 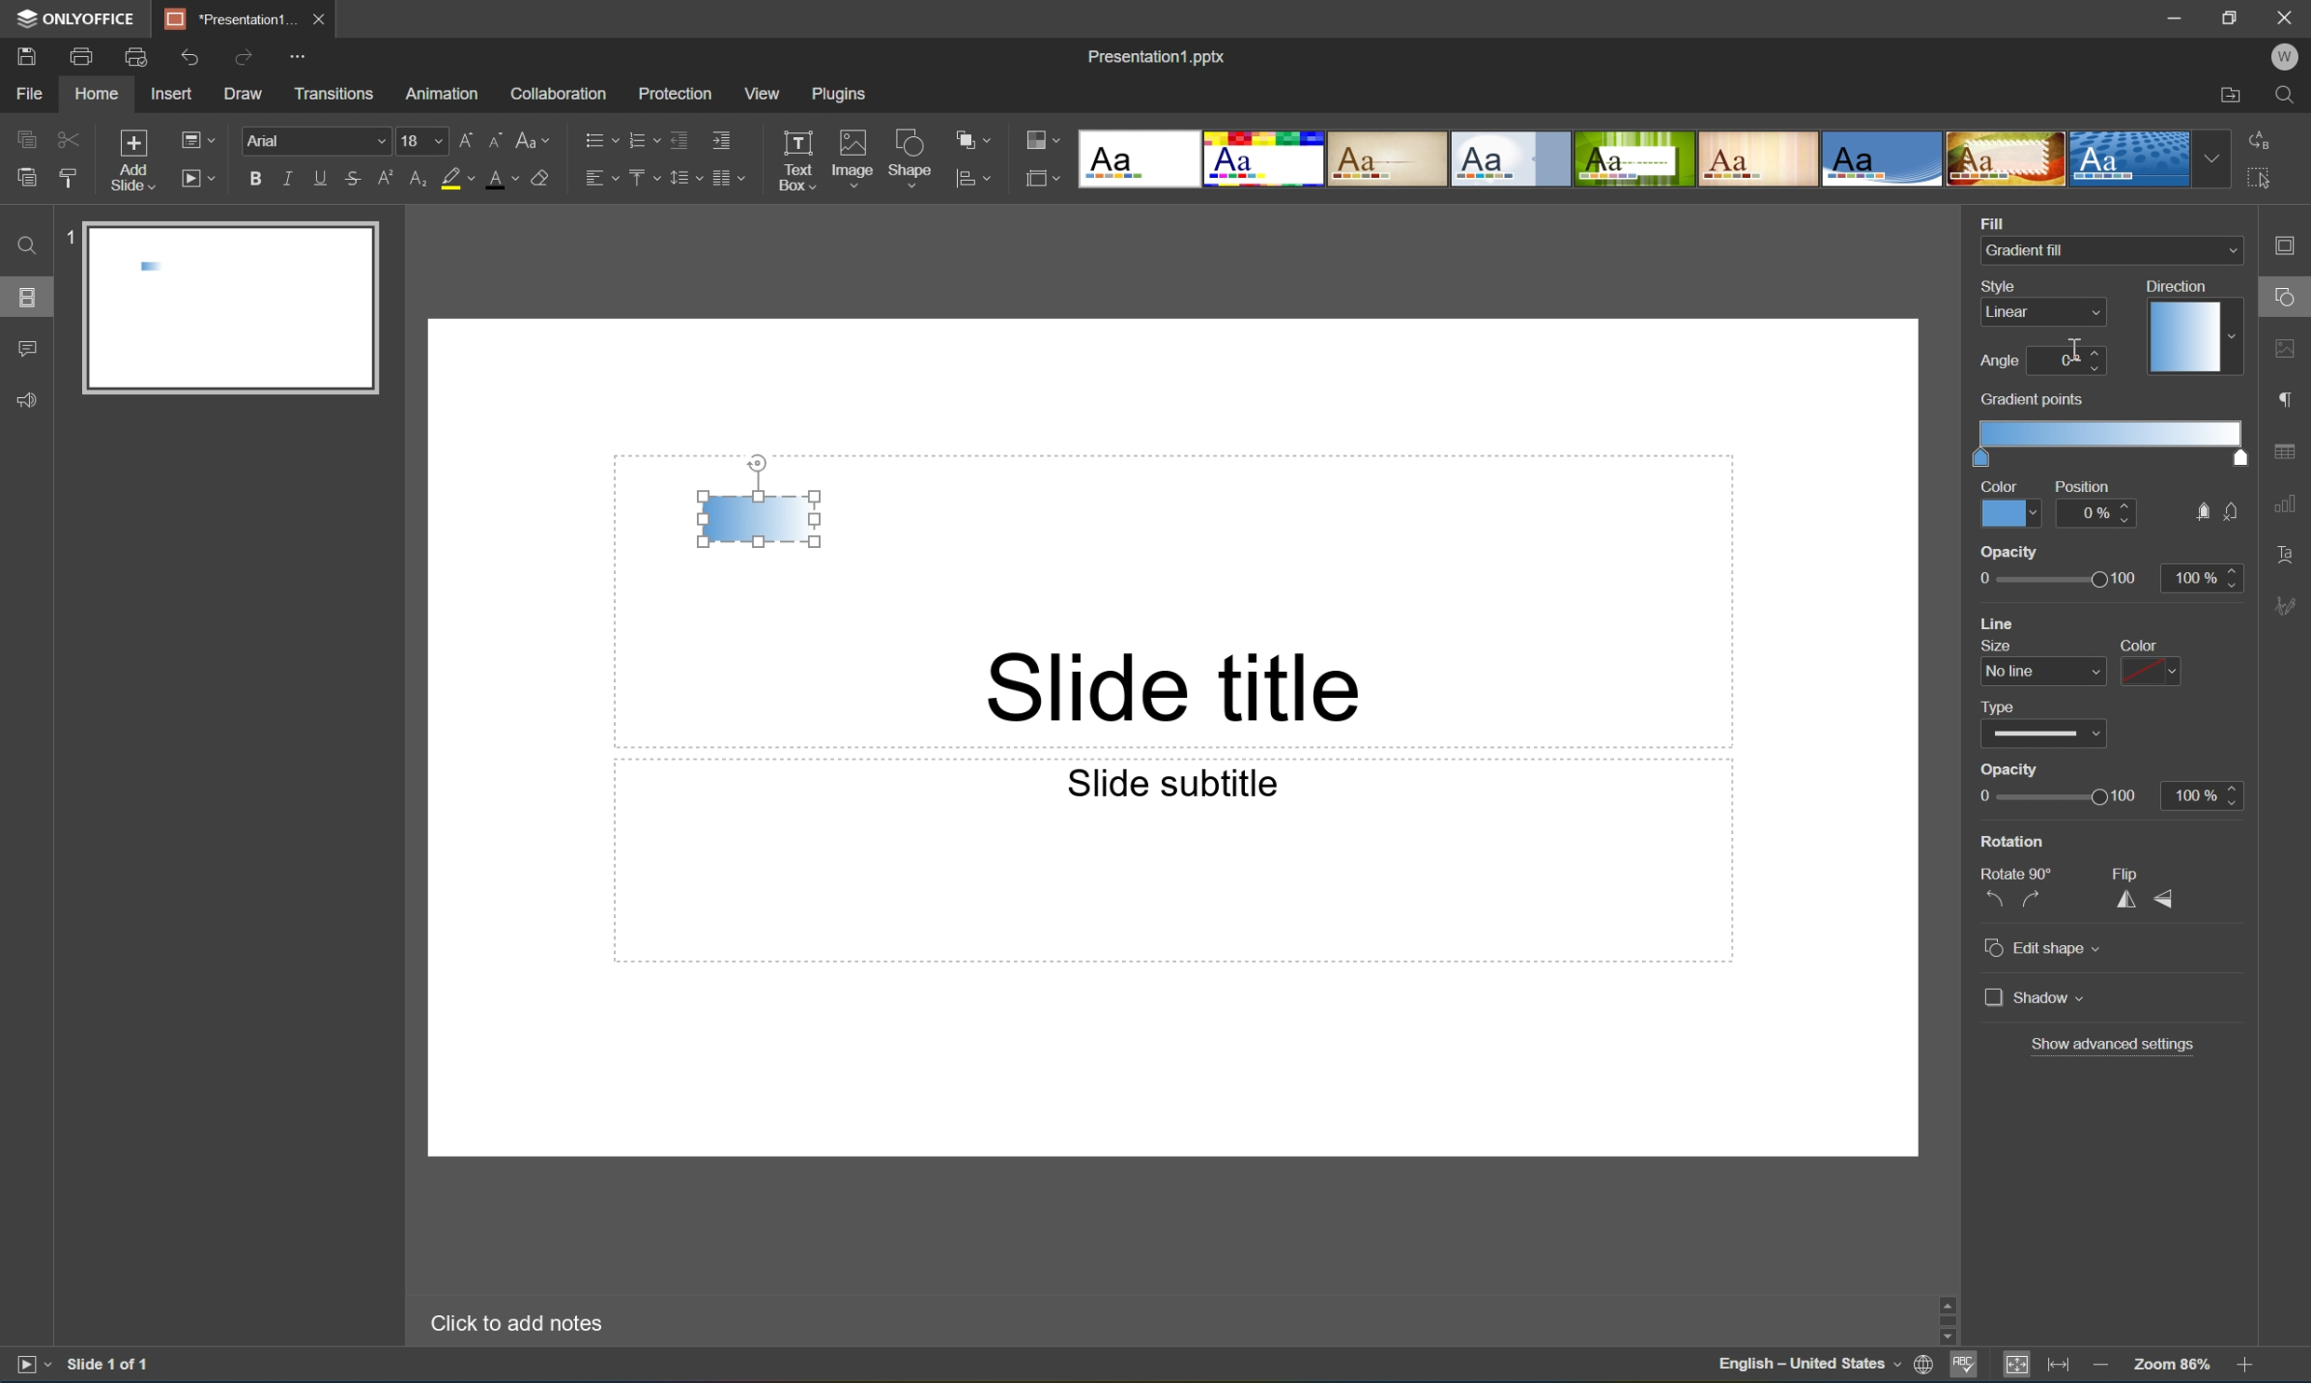 I want to click on table settings, so click(x=2288, y=452).